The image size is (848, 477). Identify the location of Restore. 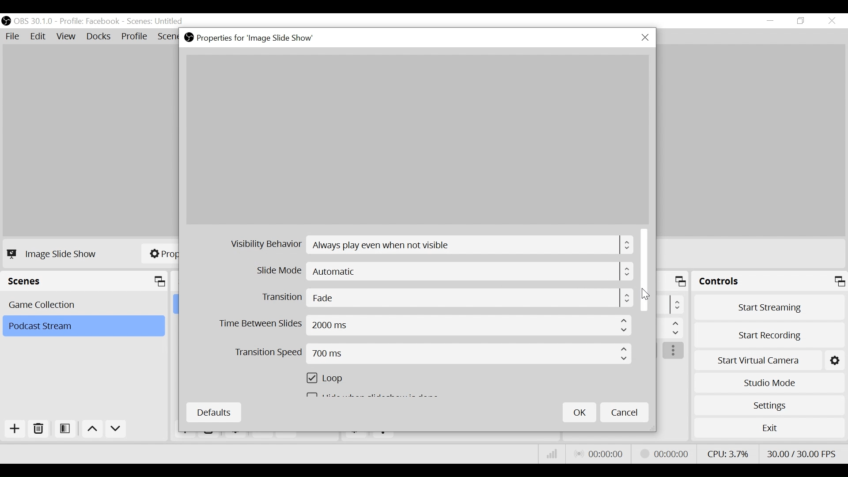
(802, 21).